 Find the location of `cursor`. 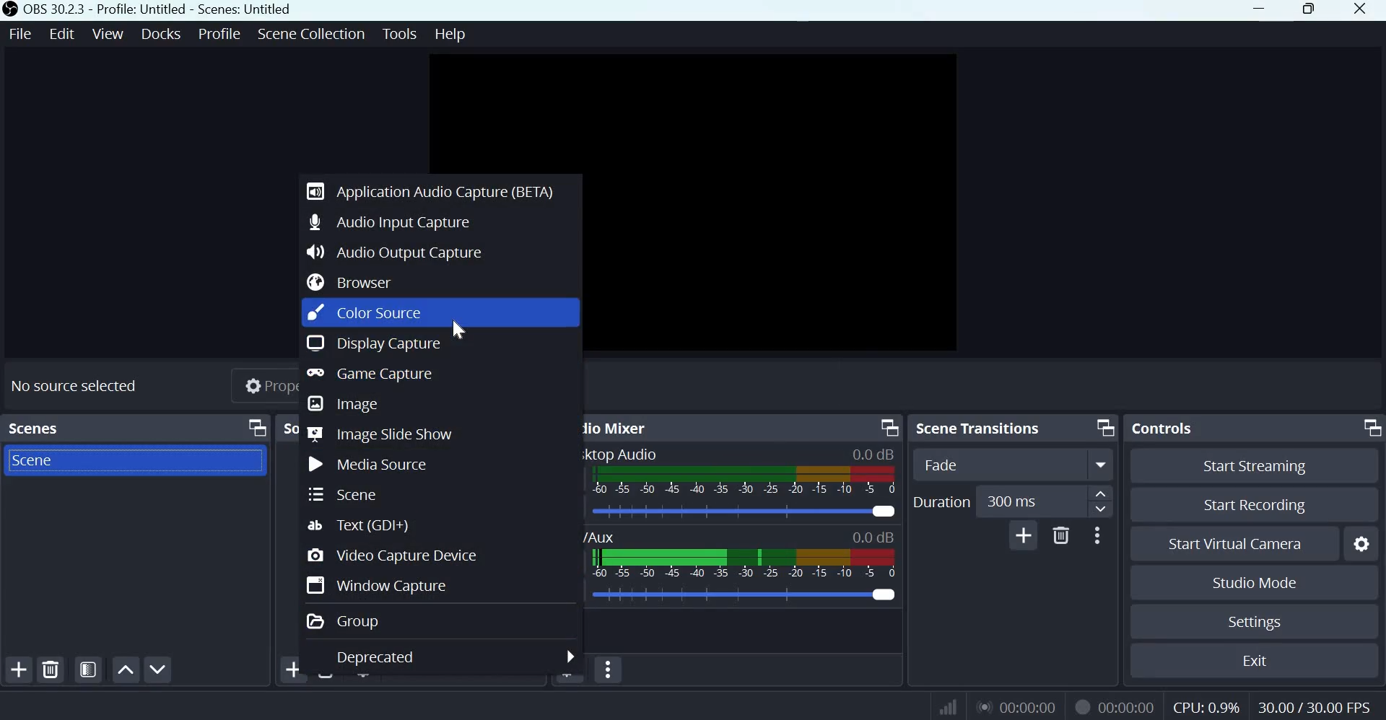

cursor is located at coordinates (461, 329).